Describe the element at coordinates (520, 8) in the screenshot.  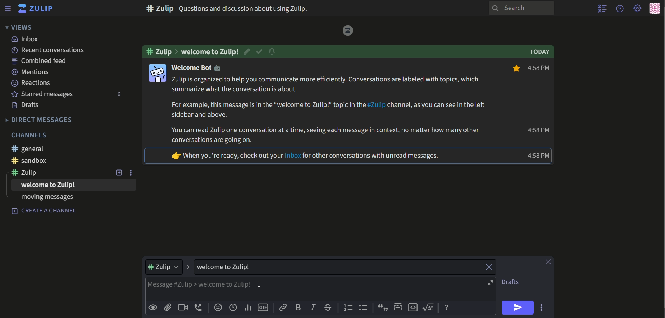
I see `search bar` at that location.